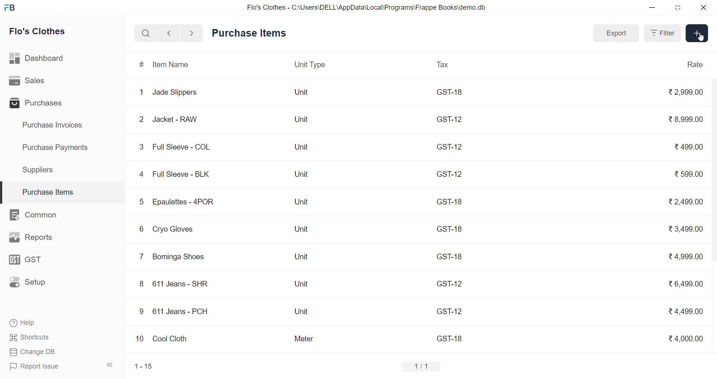 This screenshot has width=717, height=379. Describe the element at coordinates (695, 34) in the screenshot. I see `Add Item` at that location.